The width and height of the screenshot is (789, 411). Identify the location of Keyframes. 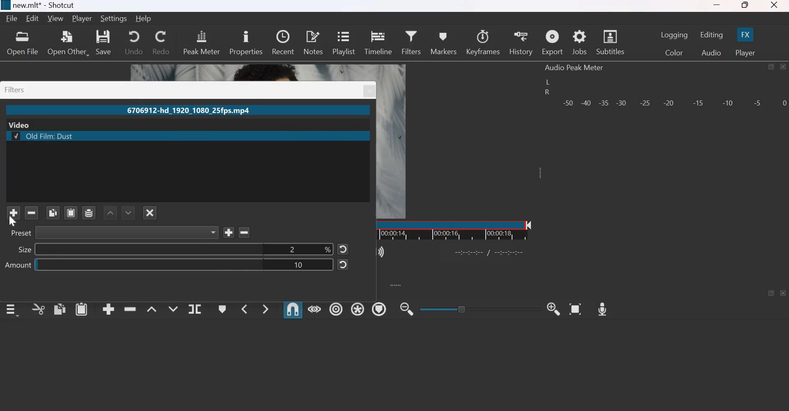
(484, 42).